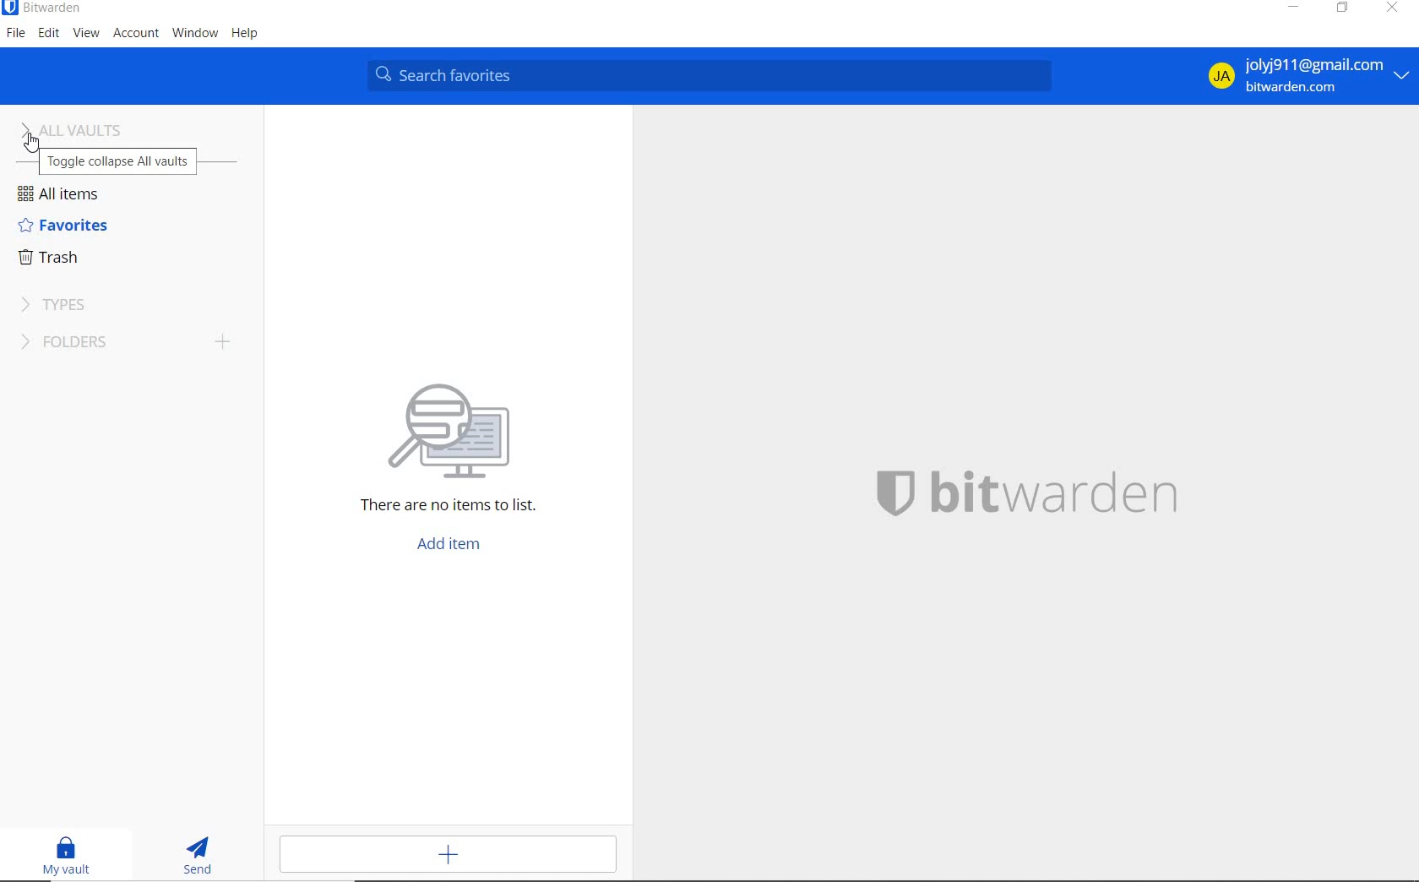  What do you see at coordinates (470, 423) in the screenshot?
I see `Searching for file image` at bounding box center [470, 423].